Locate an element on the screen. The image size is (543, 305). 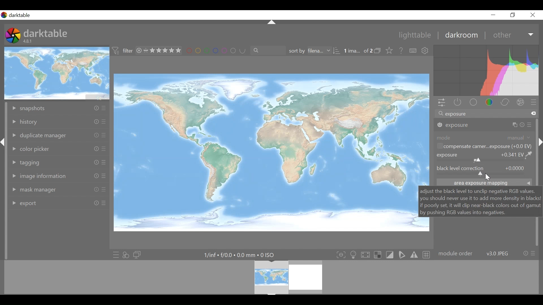
preset is located at coordinates (534, 102).